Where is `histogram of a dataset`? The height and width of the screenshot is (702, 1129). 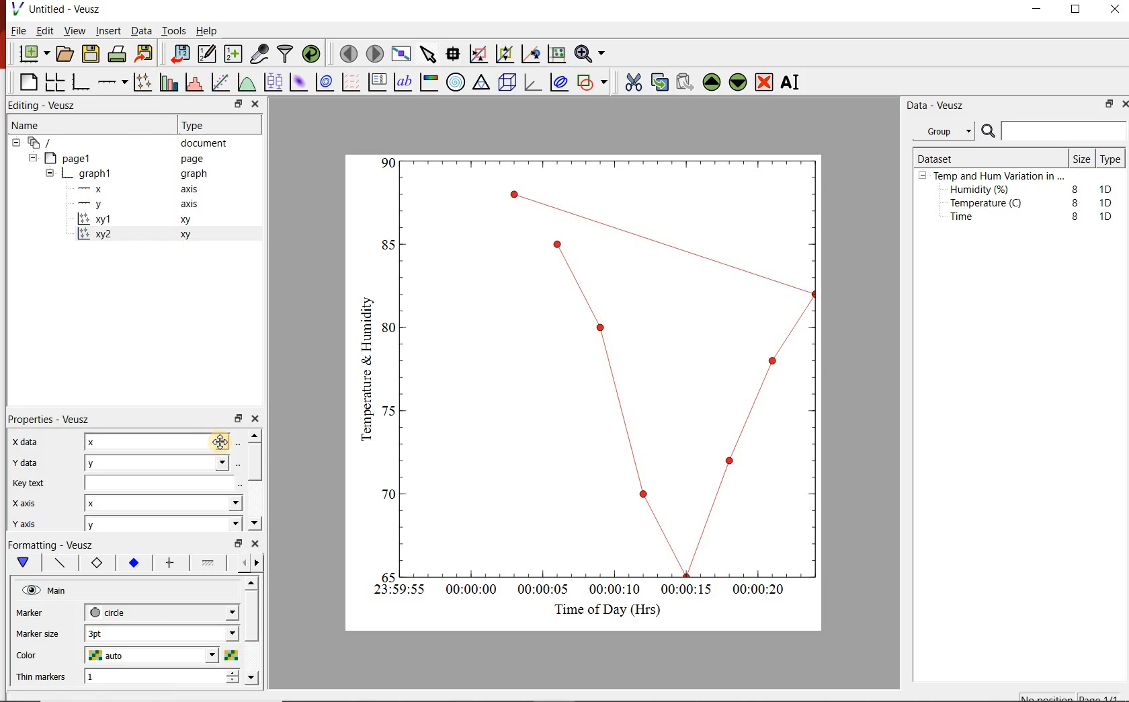
histogram of a dataset is located at coordinates (196, 82).